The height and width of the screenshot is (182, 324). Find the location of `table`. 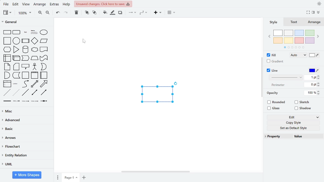

table is located at coordinates (172, 13).